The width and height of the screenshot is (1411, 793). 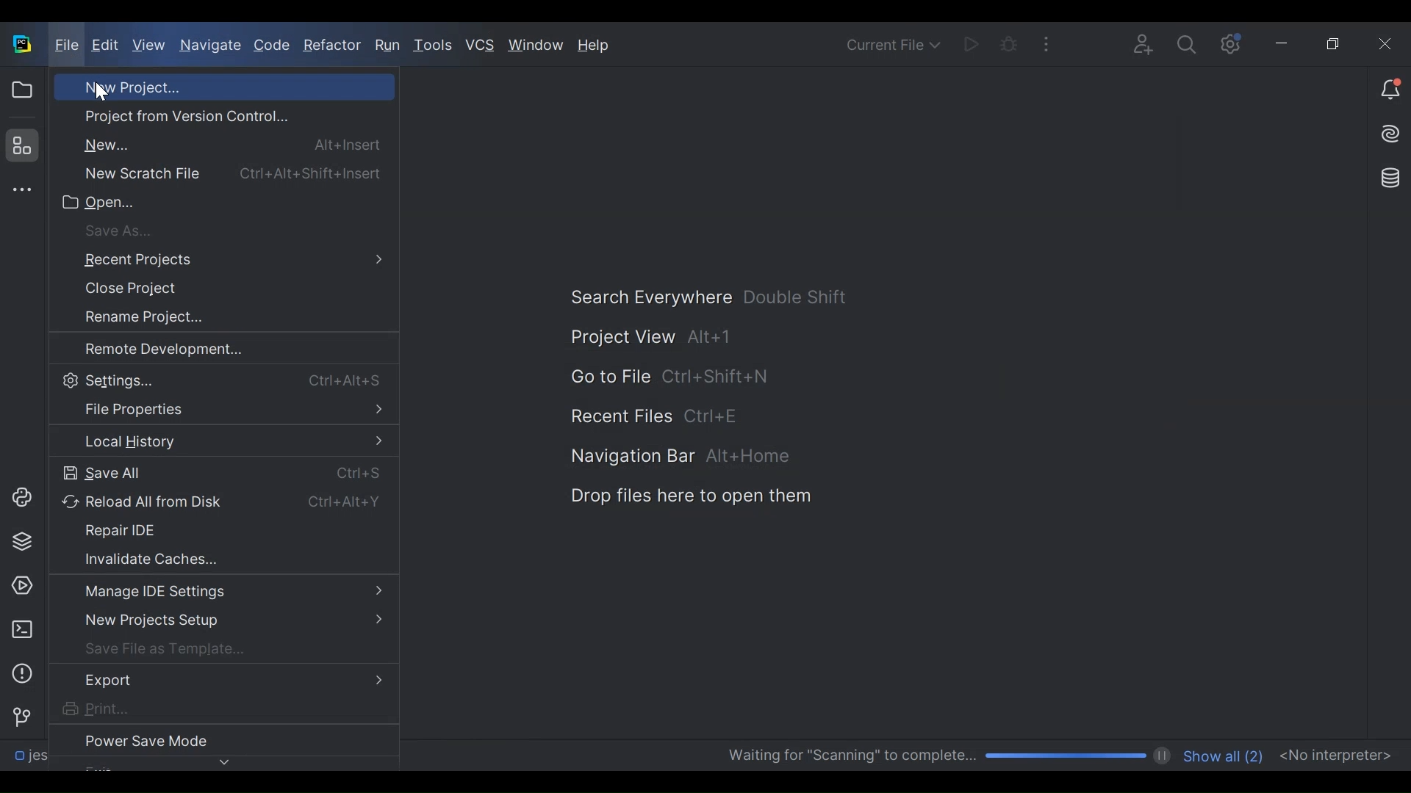 I want to click on View, so click(x=150, y=46).